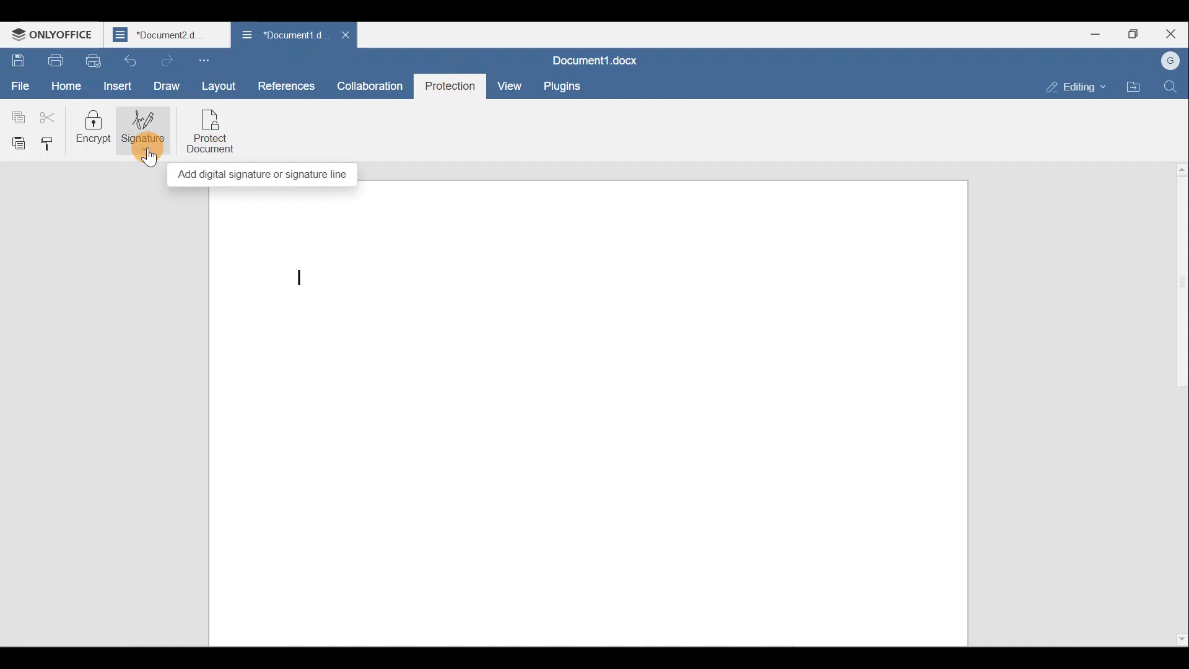  Describe the element at coordinates (586, 416) in the screenshot. I see `Working area` at that location.